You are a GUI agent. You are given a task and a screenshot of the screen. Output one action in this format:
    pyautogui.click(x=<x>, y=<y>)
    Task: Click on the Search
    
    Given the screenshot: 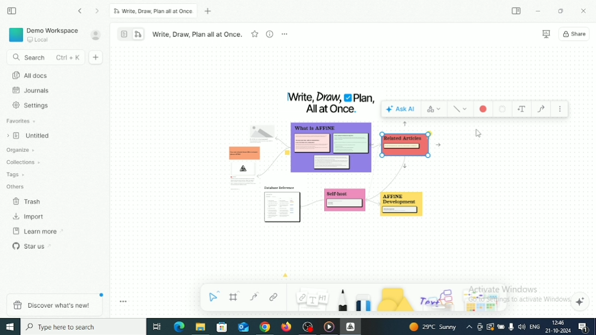 What is the action you would take?
    pyautogui.click(x=44, y=58)
    